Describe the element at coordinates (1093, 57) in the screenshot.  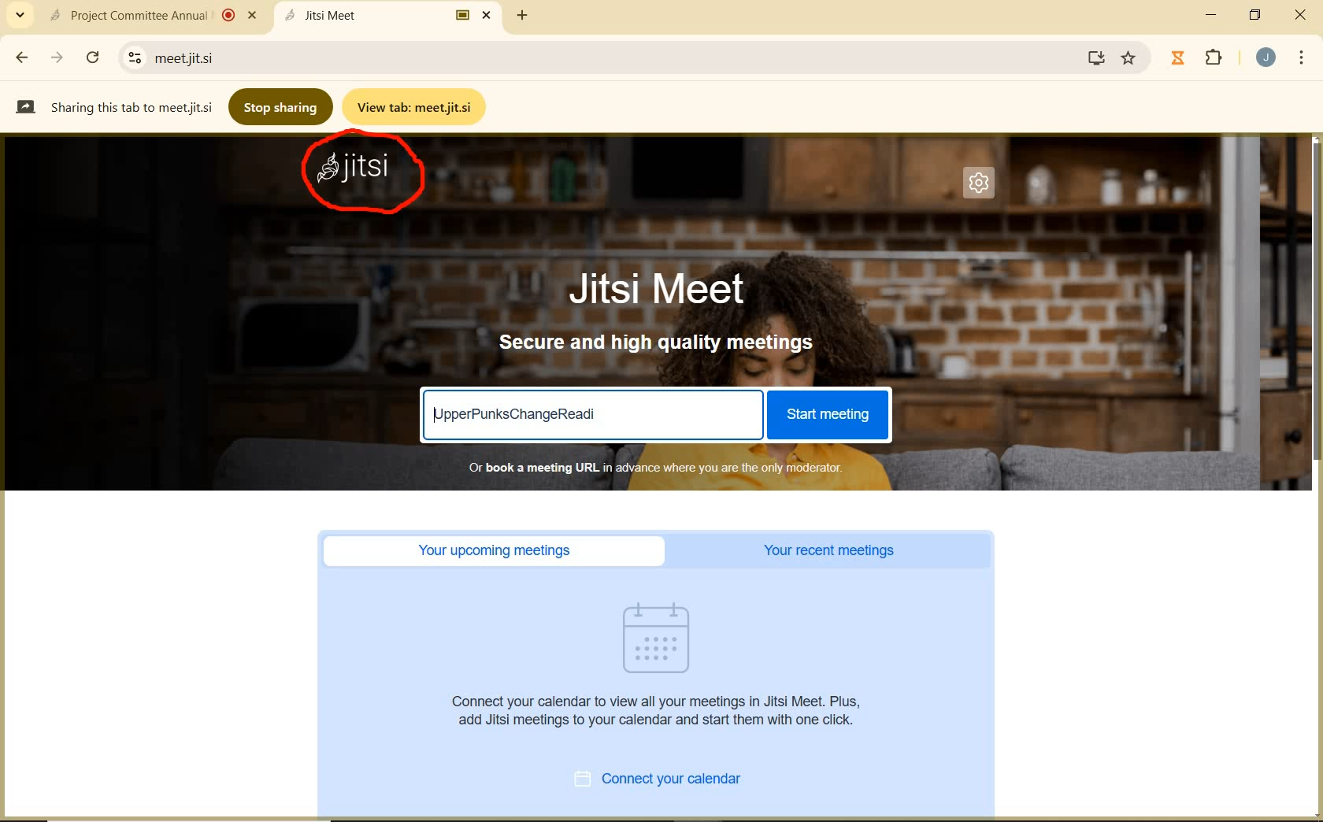
I see `screen` at that location.